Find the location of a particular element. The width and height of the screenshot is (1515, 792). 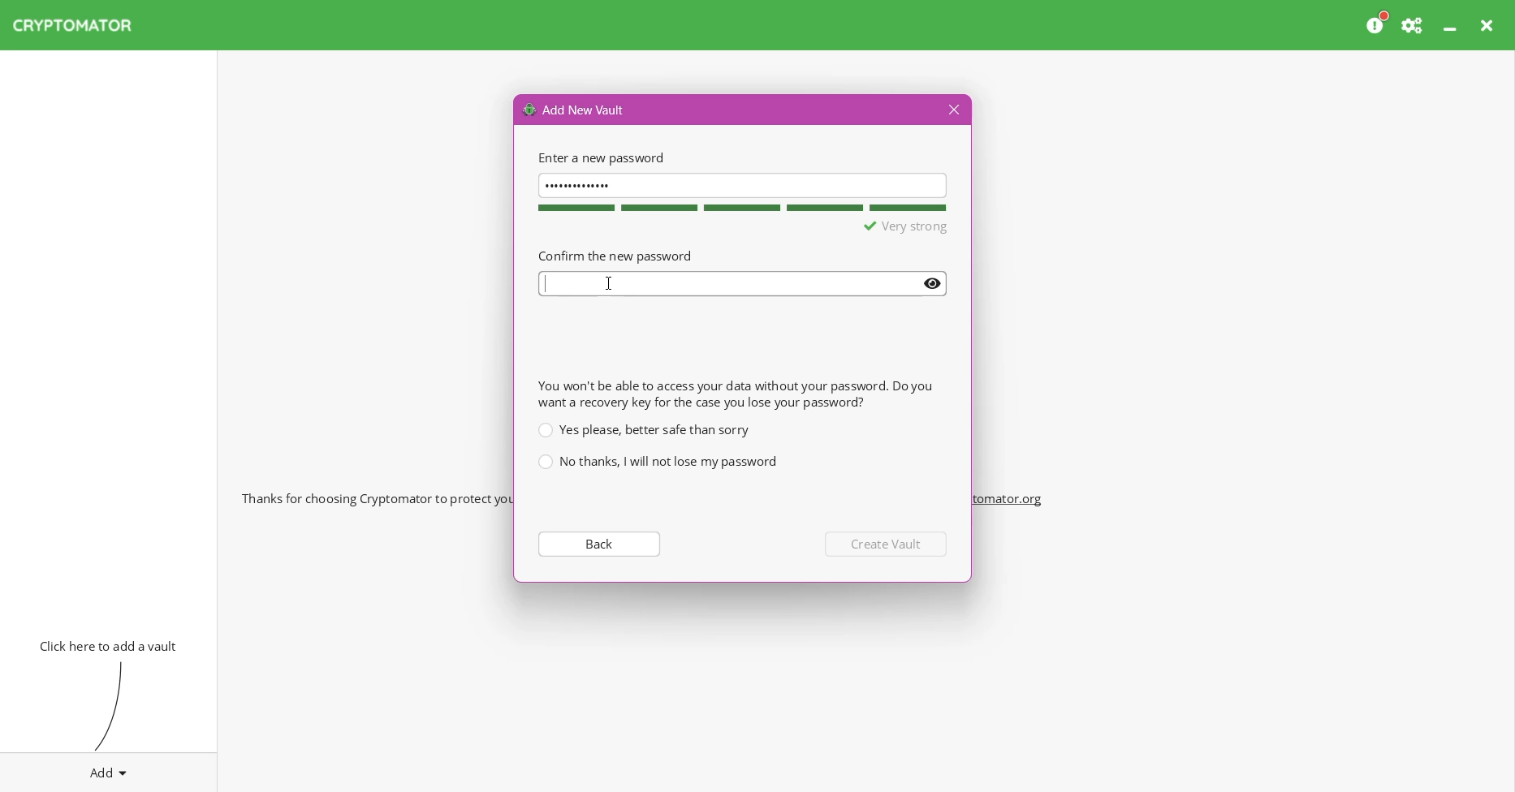

Confirm the new password is located at coordinates (615, 255).